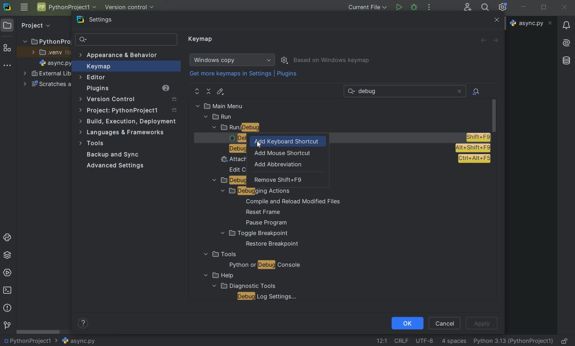  What do you see at coordinates (129, 111) in the screenshot?
I see `project` at bounding box center [129, 111].